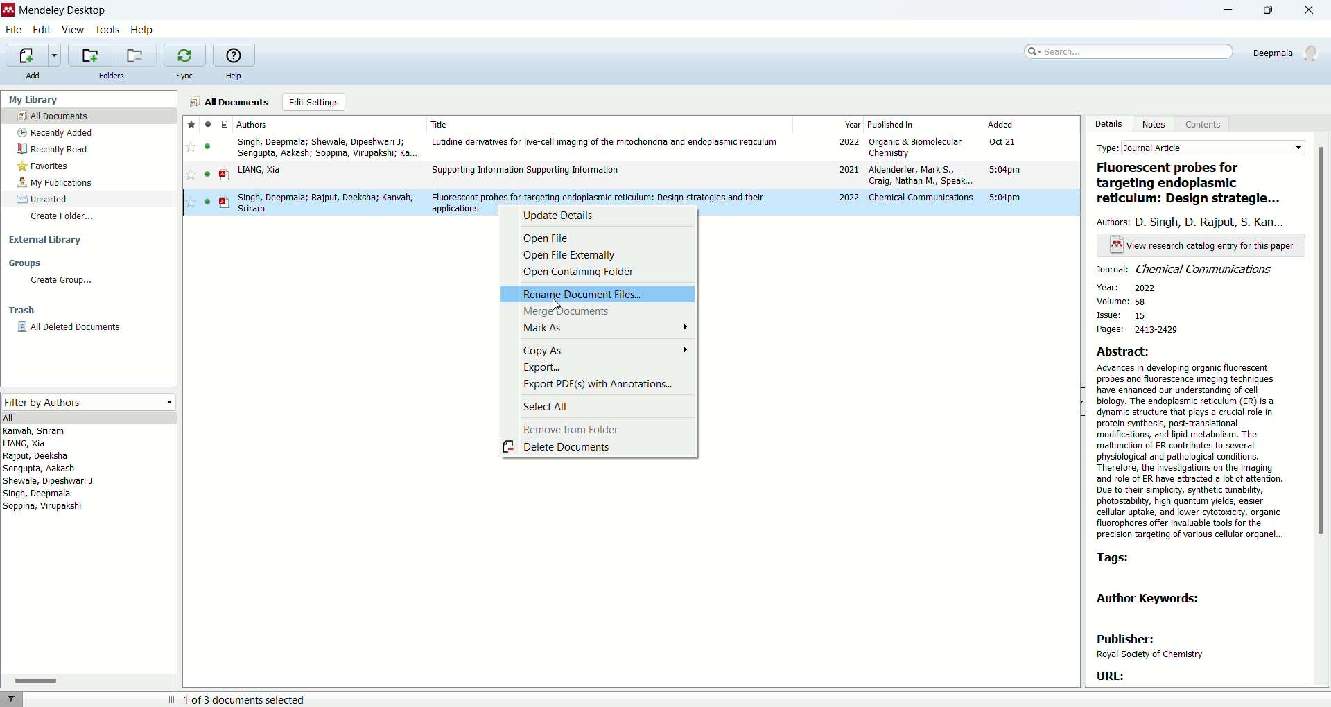 The width and height of the screenshot is (1331, 707). I want to click on search, so click(1126, 55).